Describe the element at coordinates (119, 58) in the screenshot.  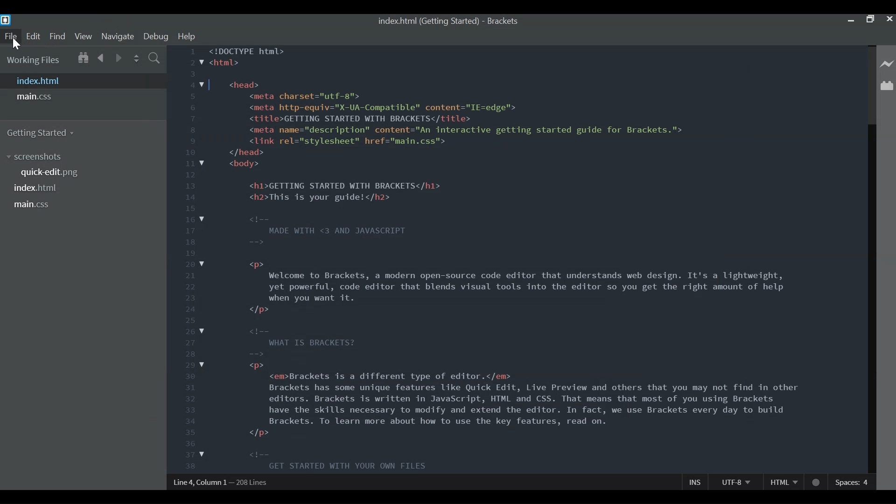
I see `Navigate Forward` at that location.